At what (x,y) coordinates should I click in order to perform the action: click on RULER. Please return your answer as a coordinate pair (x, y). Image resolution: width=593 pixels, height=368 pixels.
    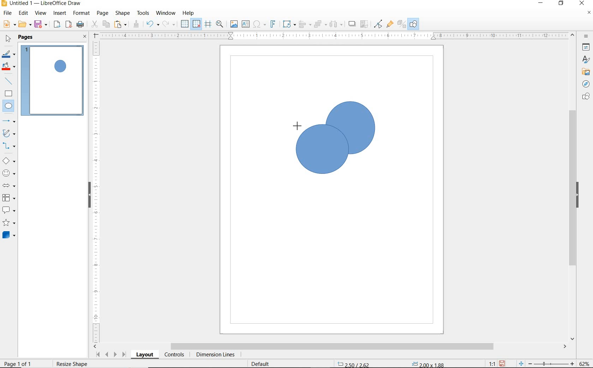
    Looking at the image, I should click on (97, 191).